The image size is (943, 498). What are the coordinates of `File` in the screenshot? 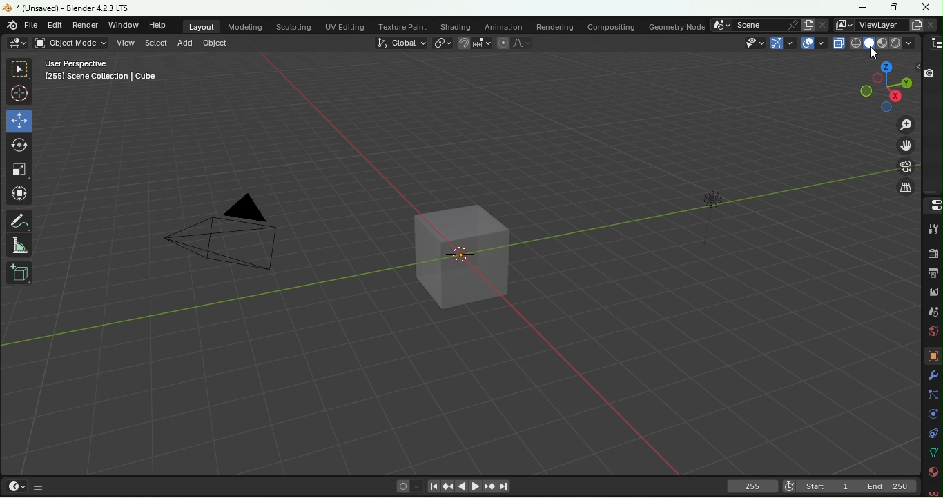 It's located at (64, 8).